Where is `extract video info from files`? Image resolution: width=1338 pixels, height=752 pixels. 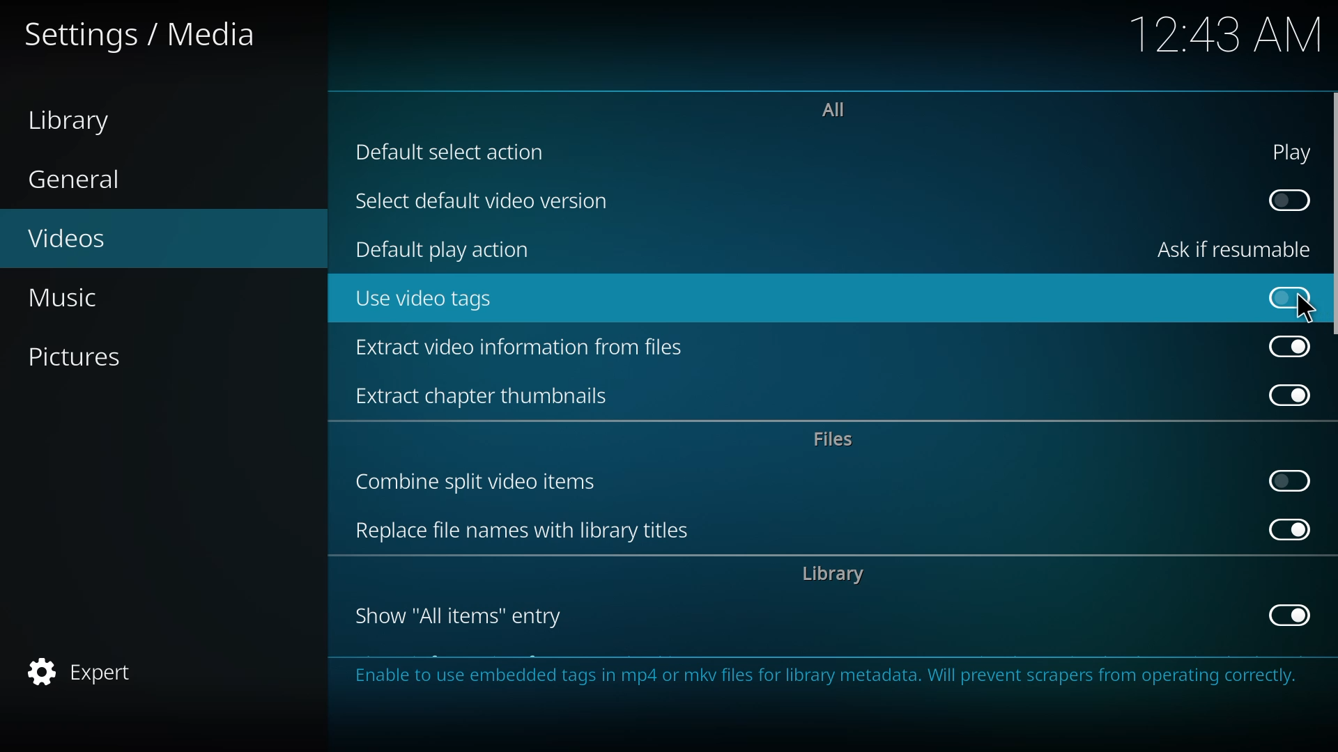 extract video info from files is located at coordinates (524, 351).